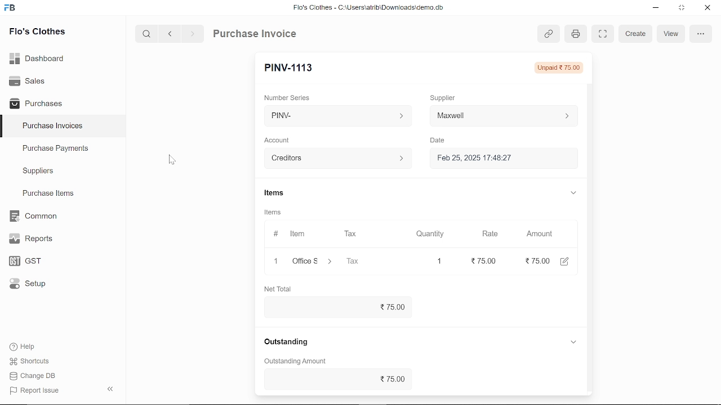  I want to click on creditors, so click(336, 157).